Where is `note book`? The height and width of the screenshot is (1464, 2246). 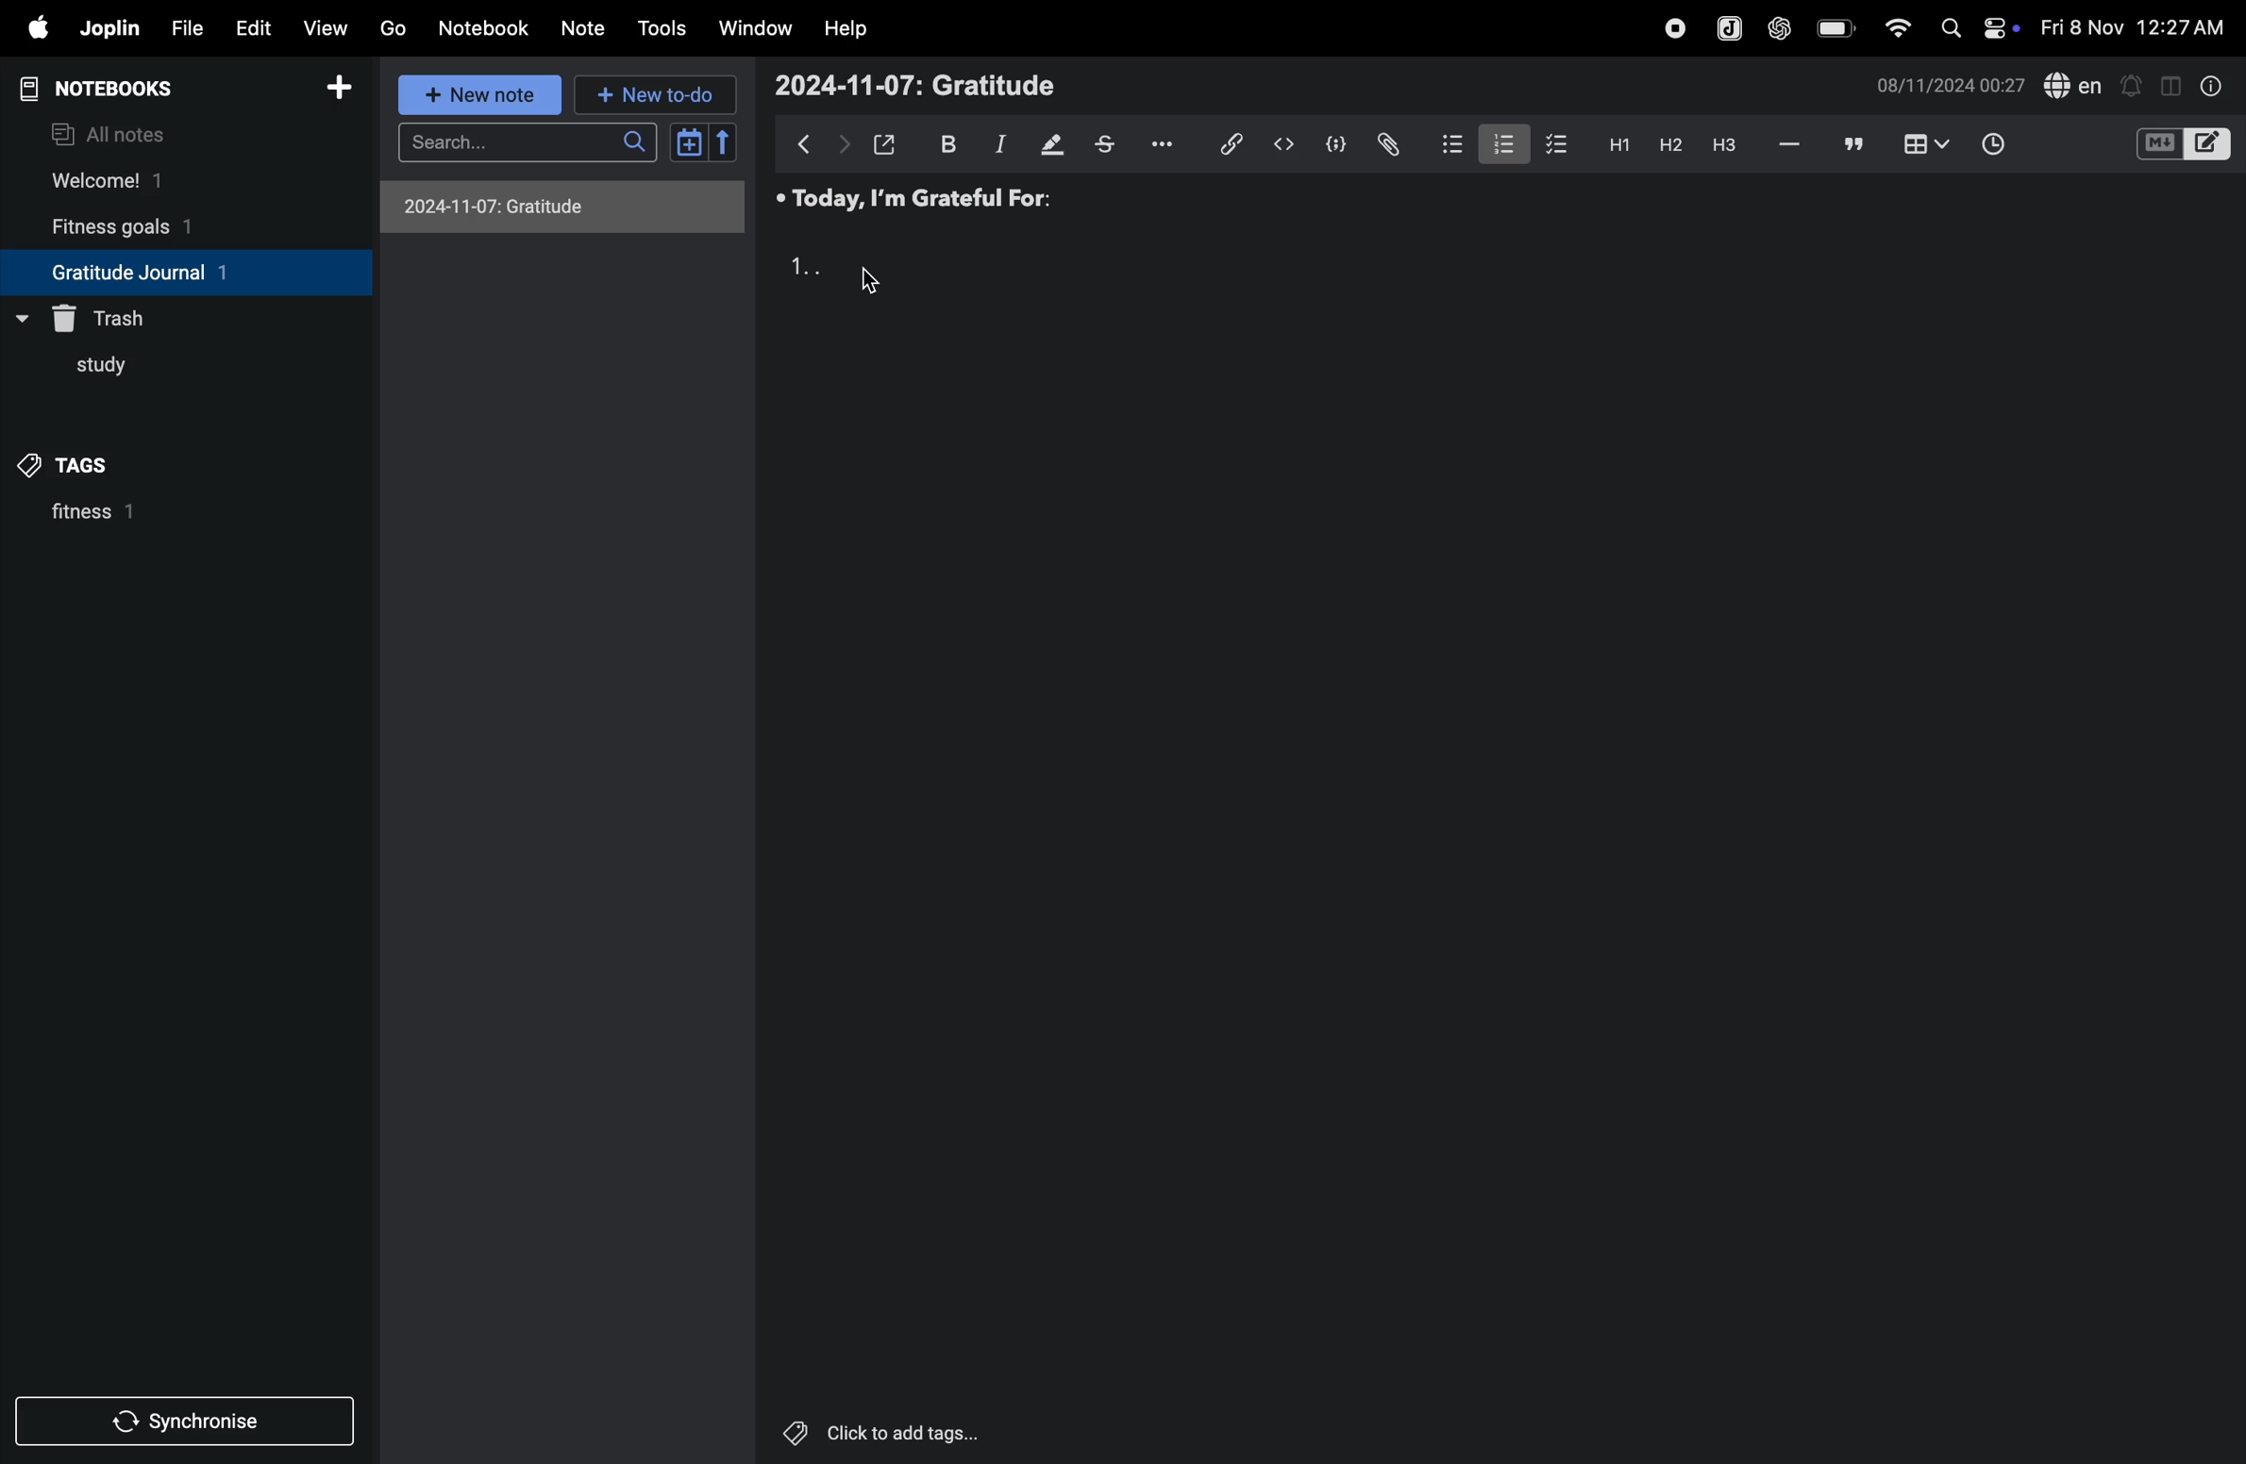
note book is located at coordinates (131, 89).